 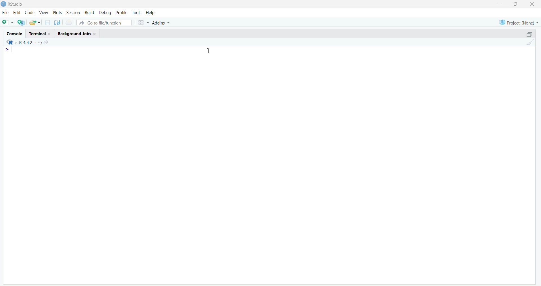 What do you see at coordinates (123, 13) in the screenshot?
I see `Profile` at bounding box center [123, 13].